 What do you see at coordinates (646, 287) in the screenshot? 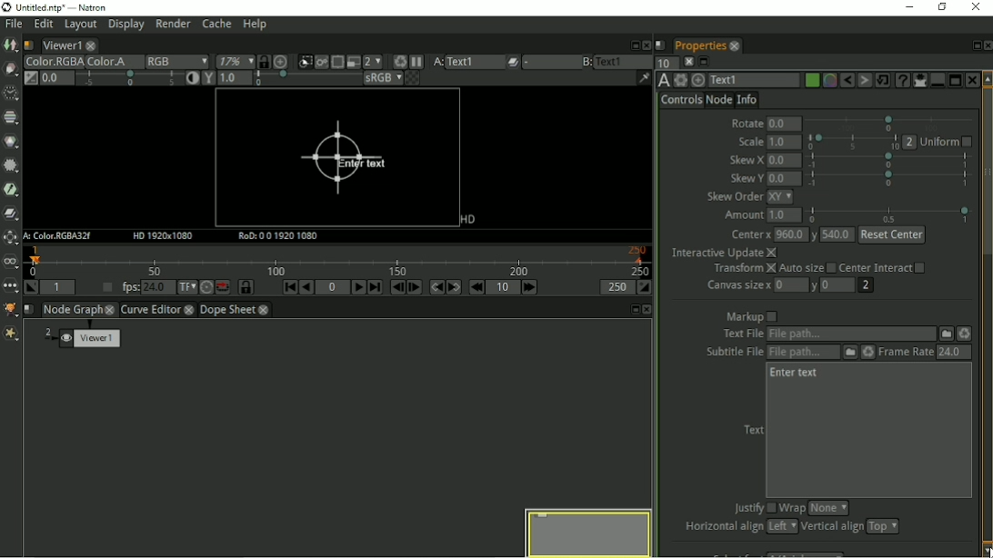
I see `Set the playback out point at the current frame` at bounding box center [646, 287].